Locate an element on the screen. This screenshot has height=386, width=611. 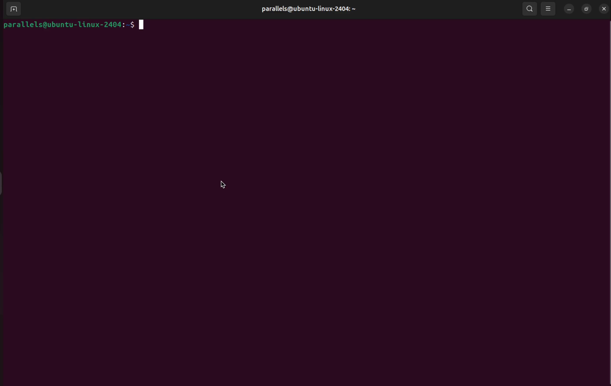
cursor is located at coordinates (225, 184).